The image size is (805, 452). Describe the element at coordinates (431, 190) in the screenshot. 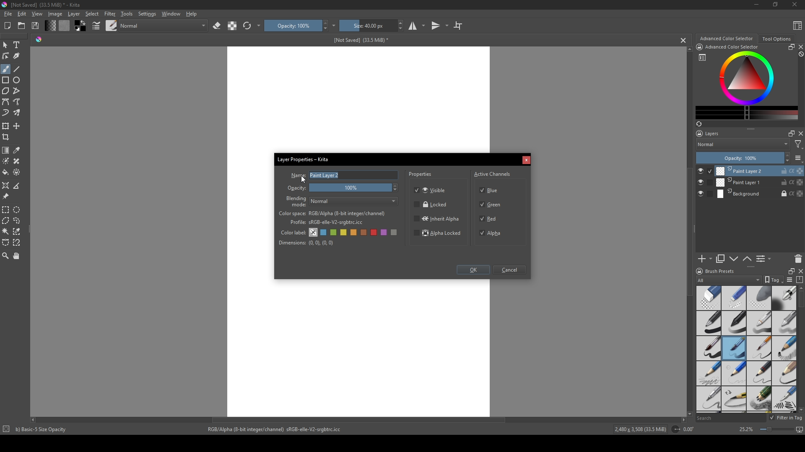

I see `Visible` at that location.